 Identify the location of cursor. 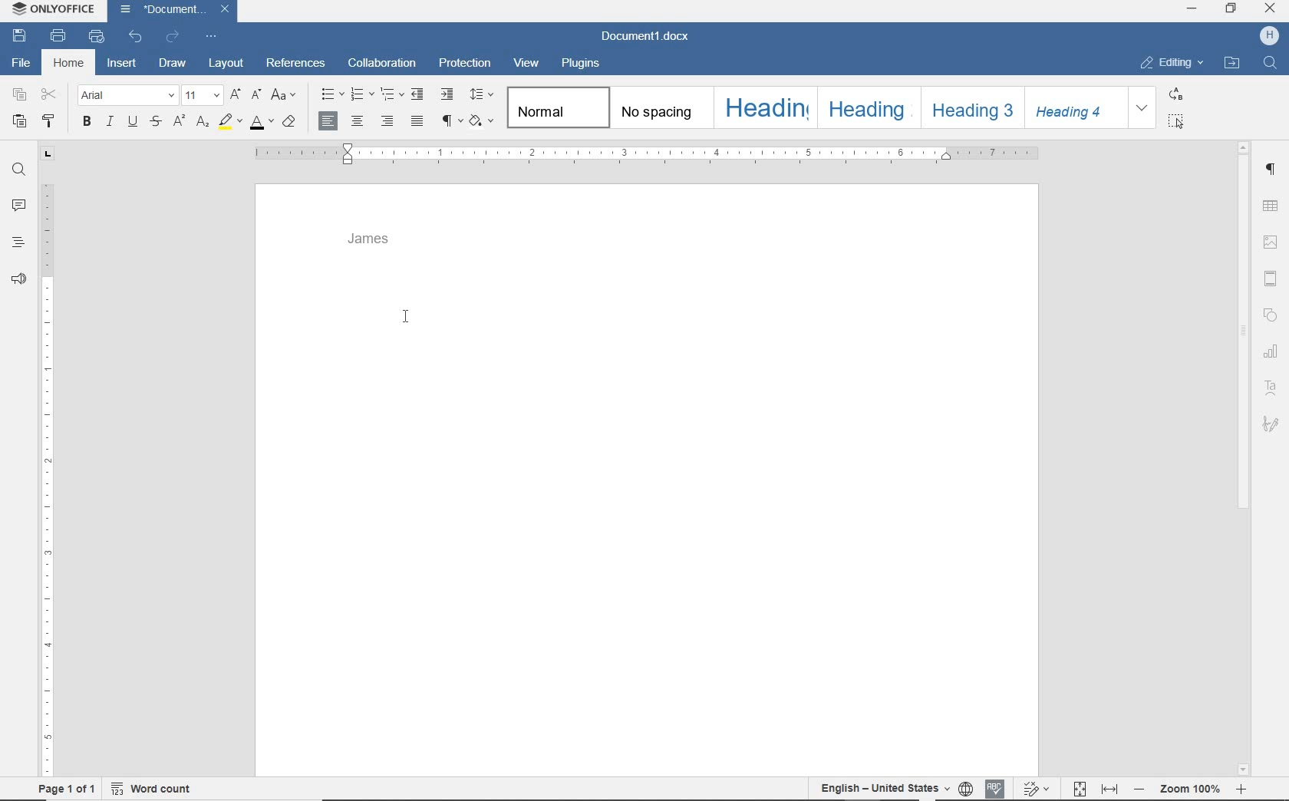
(407, 318).